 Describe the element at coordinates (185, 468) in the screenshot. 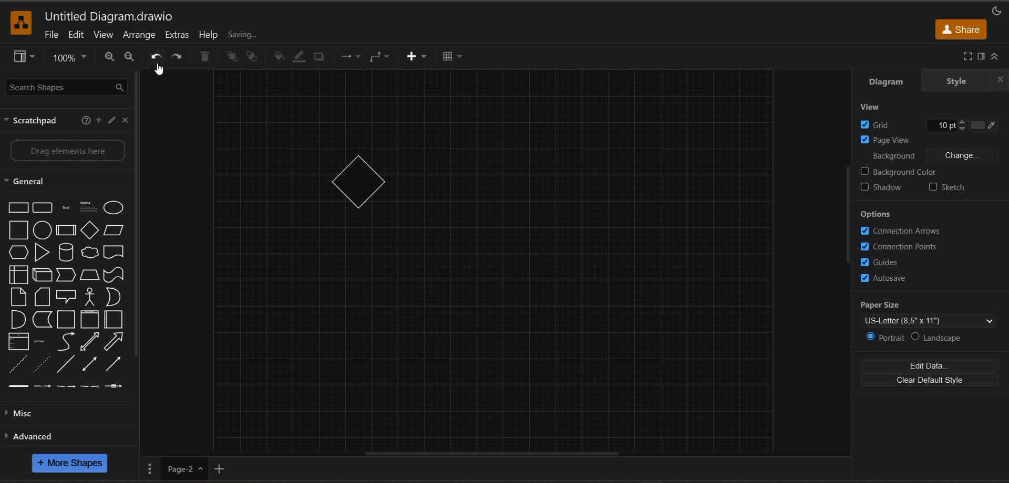

I see `page name` at that location.